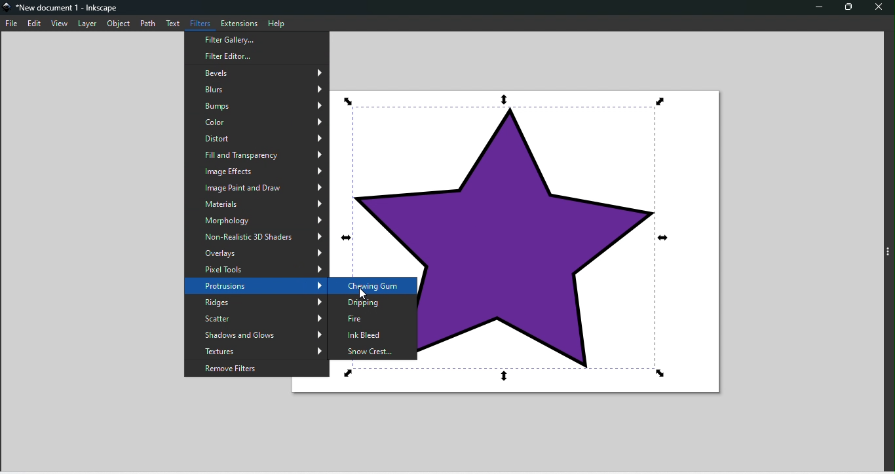 The image size is (895, 474). What do you see at coordinates (256, 317) in the screenshot?
I see `Scatter` at bounding box center [256, 317].